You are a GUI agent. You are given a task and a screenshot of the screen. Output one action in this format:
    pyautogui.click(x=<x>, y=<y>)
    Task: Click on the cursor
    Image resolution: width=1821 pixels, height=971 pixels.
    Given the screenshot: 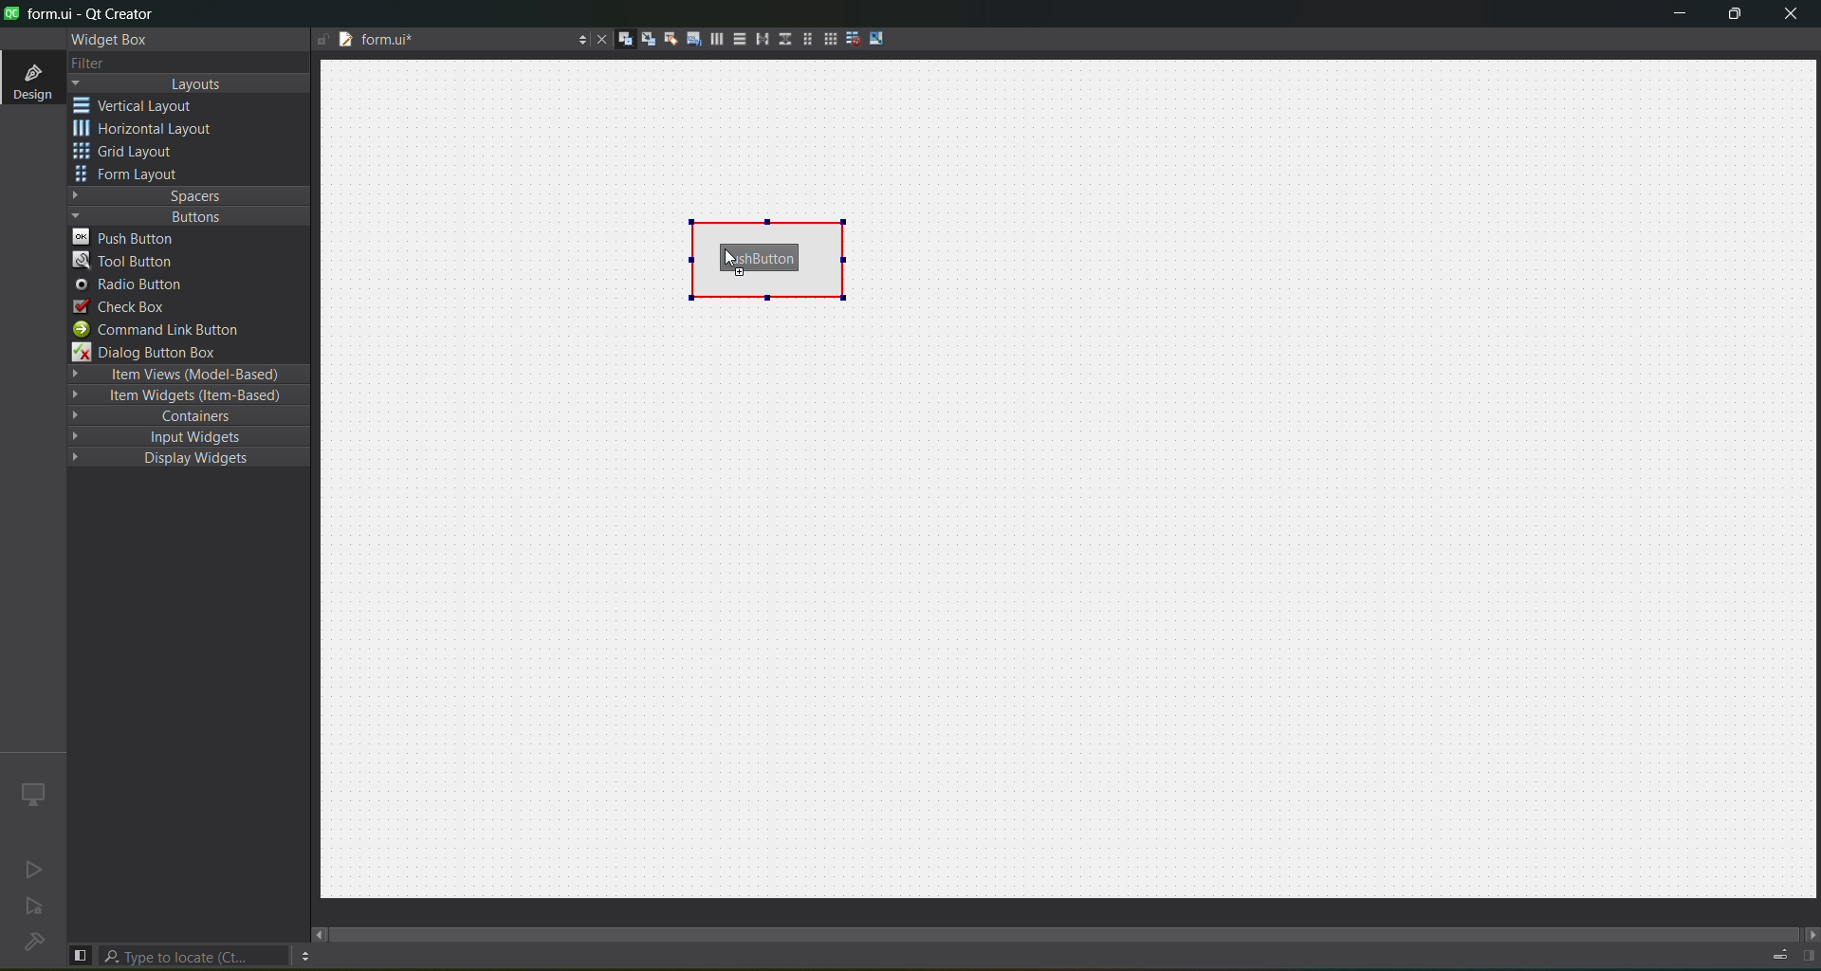 What is the action you would take?
    pyautogui.click(x=235, y=246)
    